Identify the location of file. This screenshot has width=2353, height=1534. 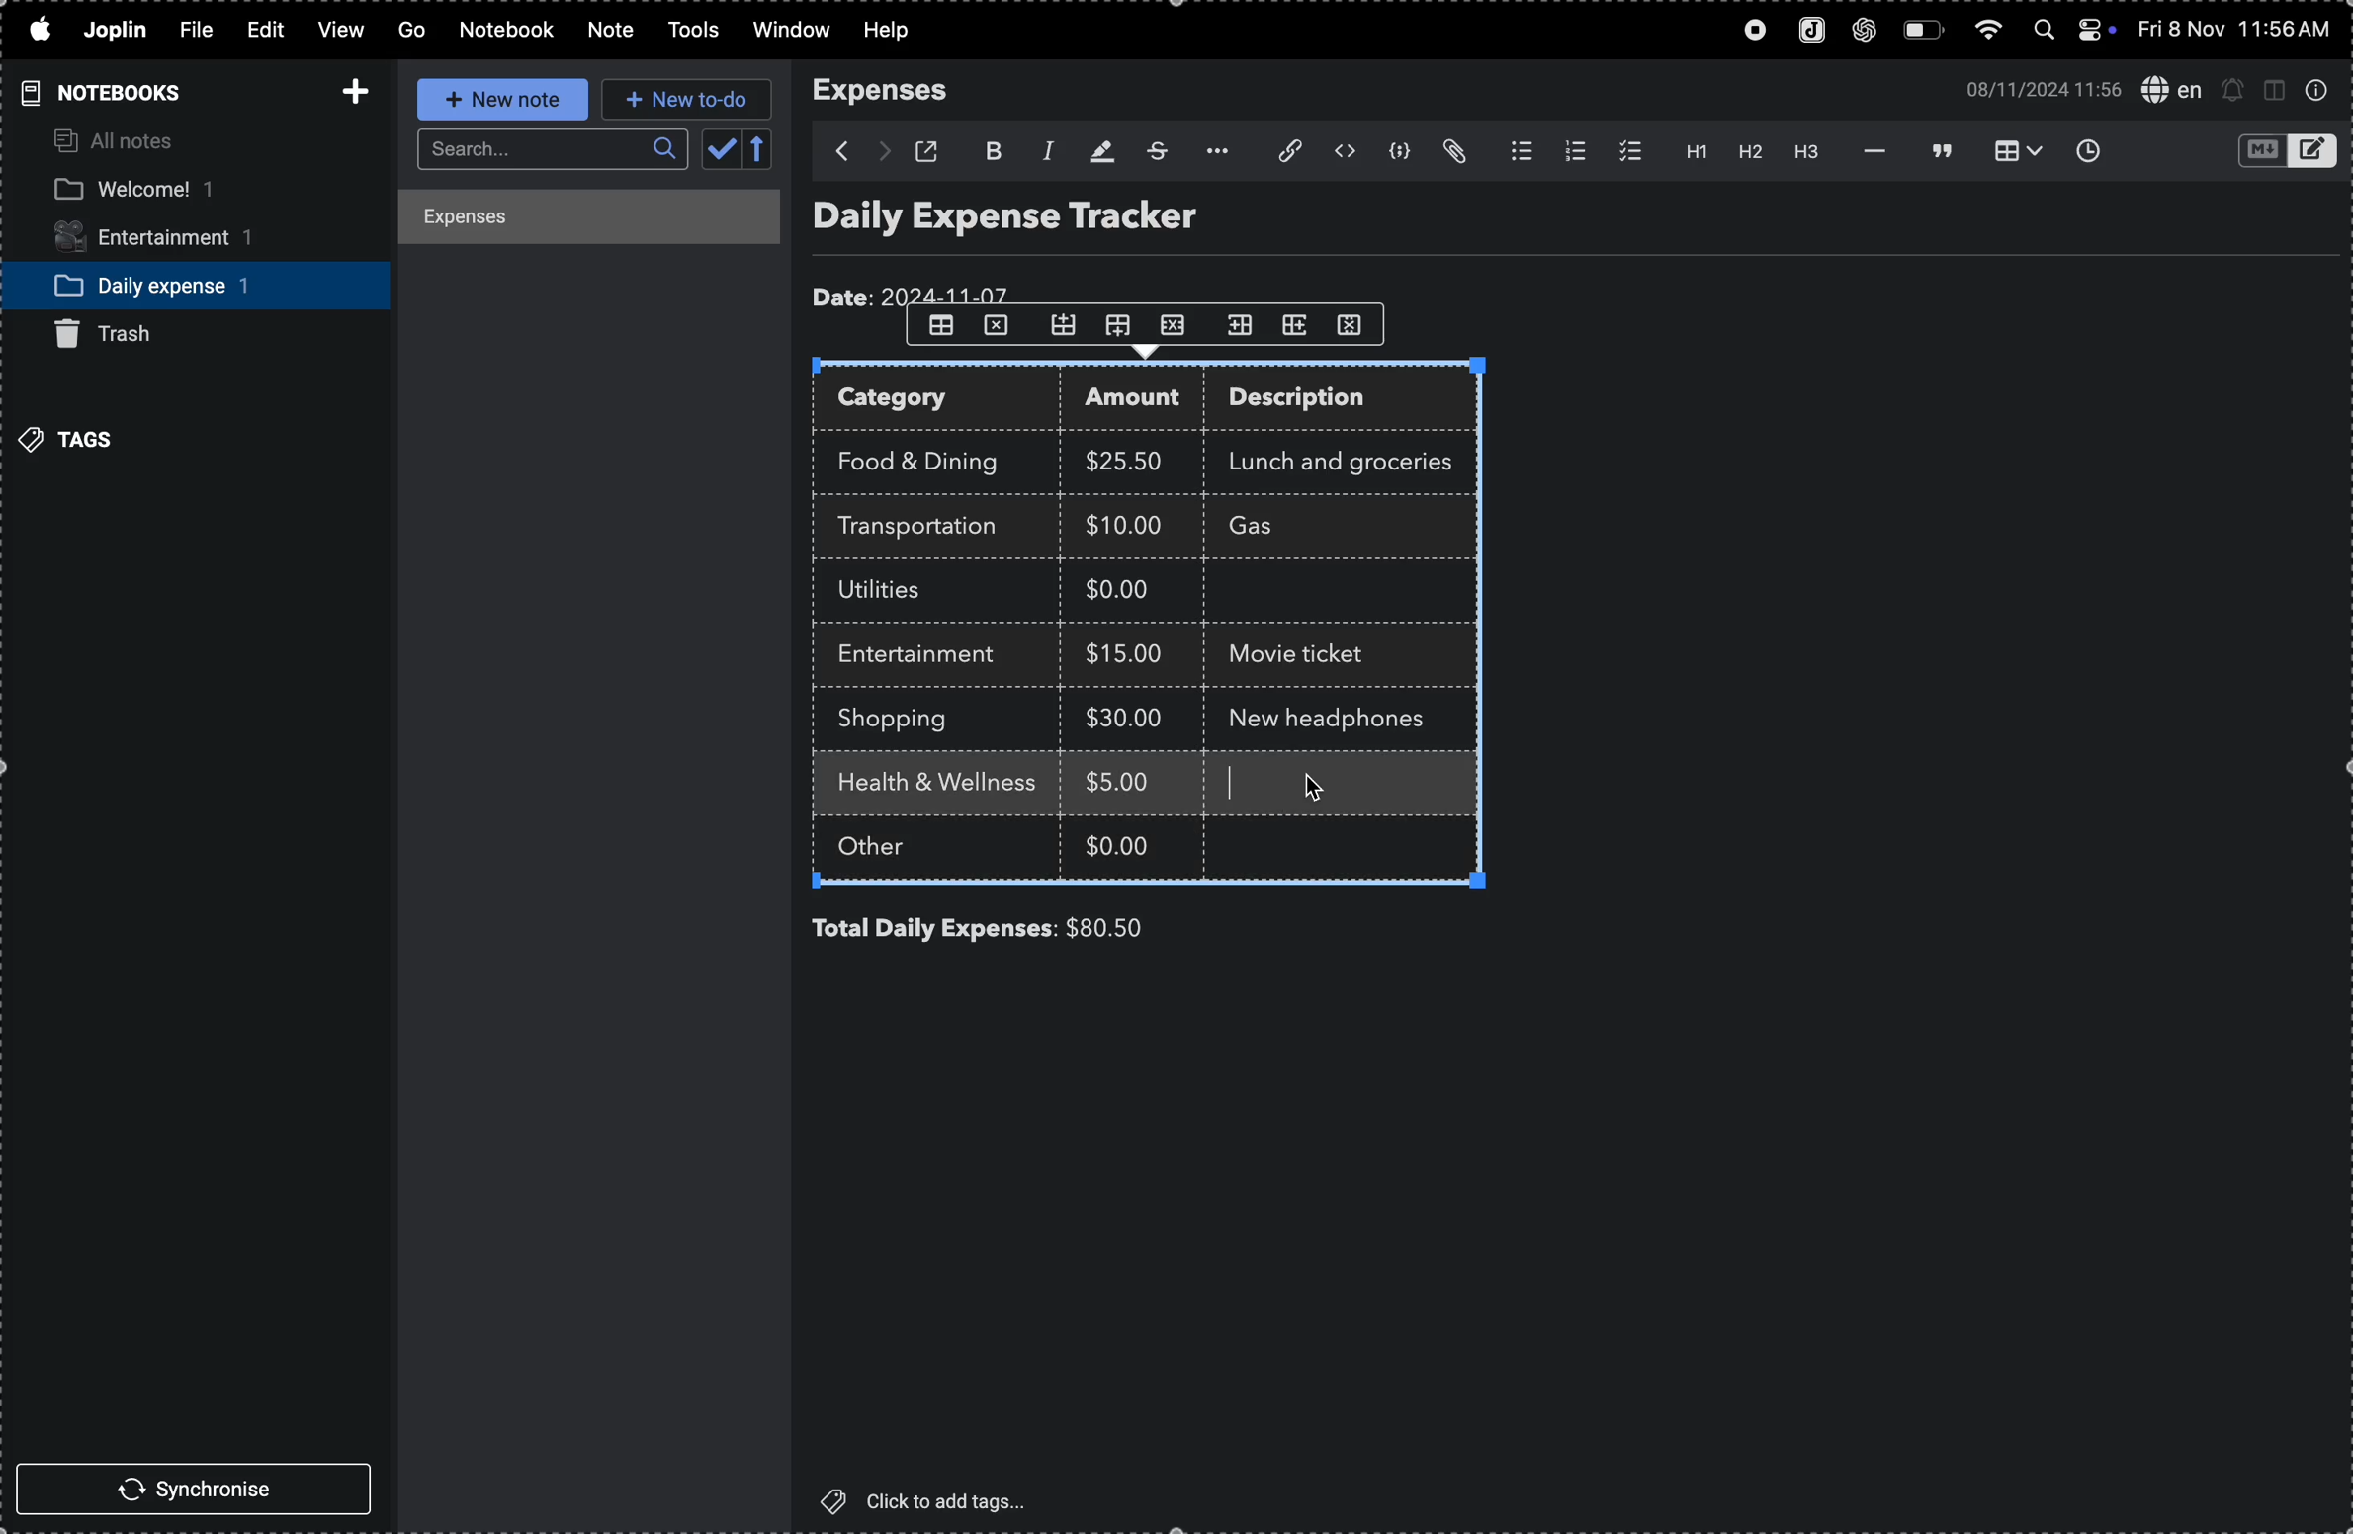
(193, 32).